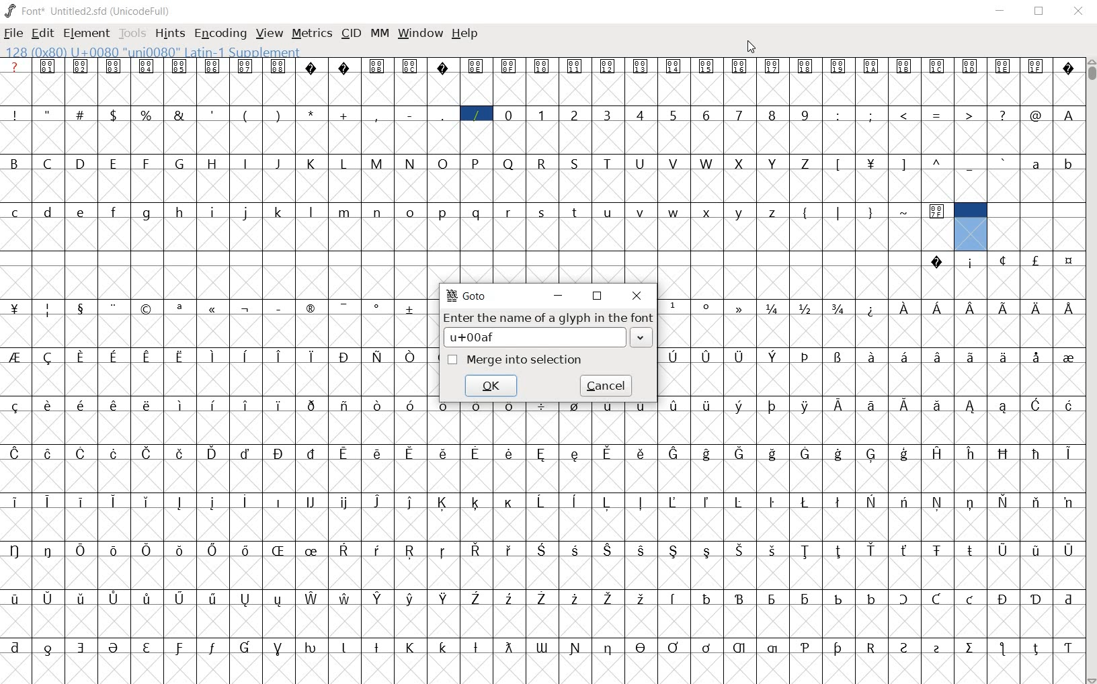 Image resolution: width=1097 pixels, height=684 pixels. Describe the element at coordinates (938, 308) in the screenshot. I see `Symbol` at that location.